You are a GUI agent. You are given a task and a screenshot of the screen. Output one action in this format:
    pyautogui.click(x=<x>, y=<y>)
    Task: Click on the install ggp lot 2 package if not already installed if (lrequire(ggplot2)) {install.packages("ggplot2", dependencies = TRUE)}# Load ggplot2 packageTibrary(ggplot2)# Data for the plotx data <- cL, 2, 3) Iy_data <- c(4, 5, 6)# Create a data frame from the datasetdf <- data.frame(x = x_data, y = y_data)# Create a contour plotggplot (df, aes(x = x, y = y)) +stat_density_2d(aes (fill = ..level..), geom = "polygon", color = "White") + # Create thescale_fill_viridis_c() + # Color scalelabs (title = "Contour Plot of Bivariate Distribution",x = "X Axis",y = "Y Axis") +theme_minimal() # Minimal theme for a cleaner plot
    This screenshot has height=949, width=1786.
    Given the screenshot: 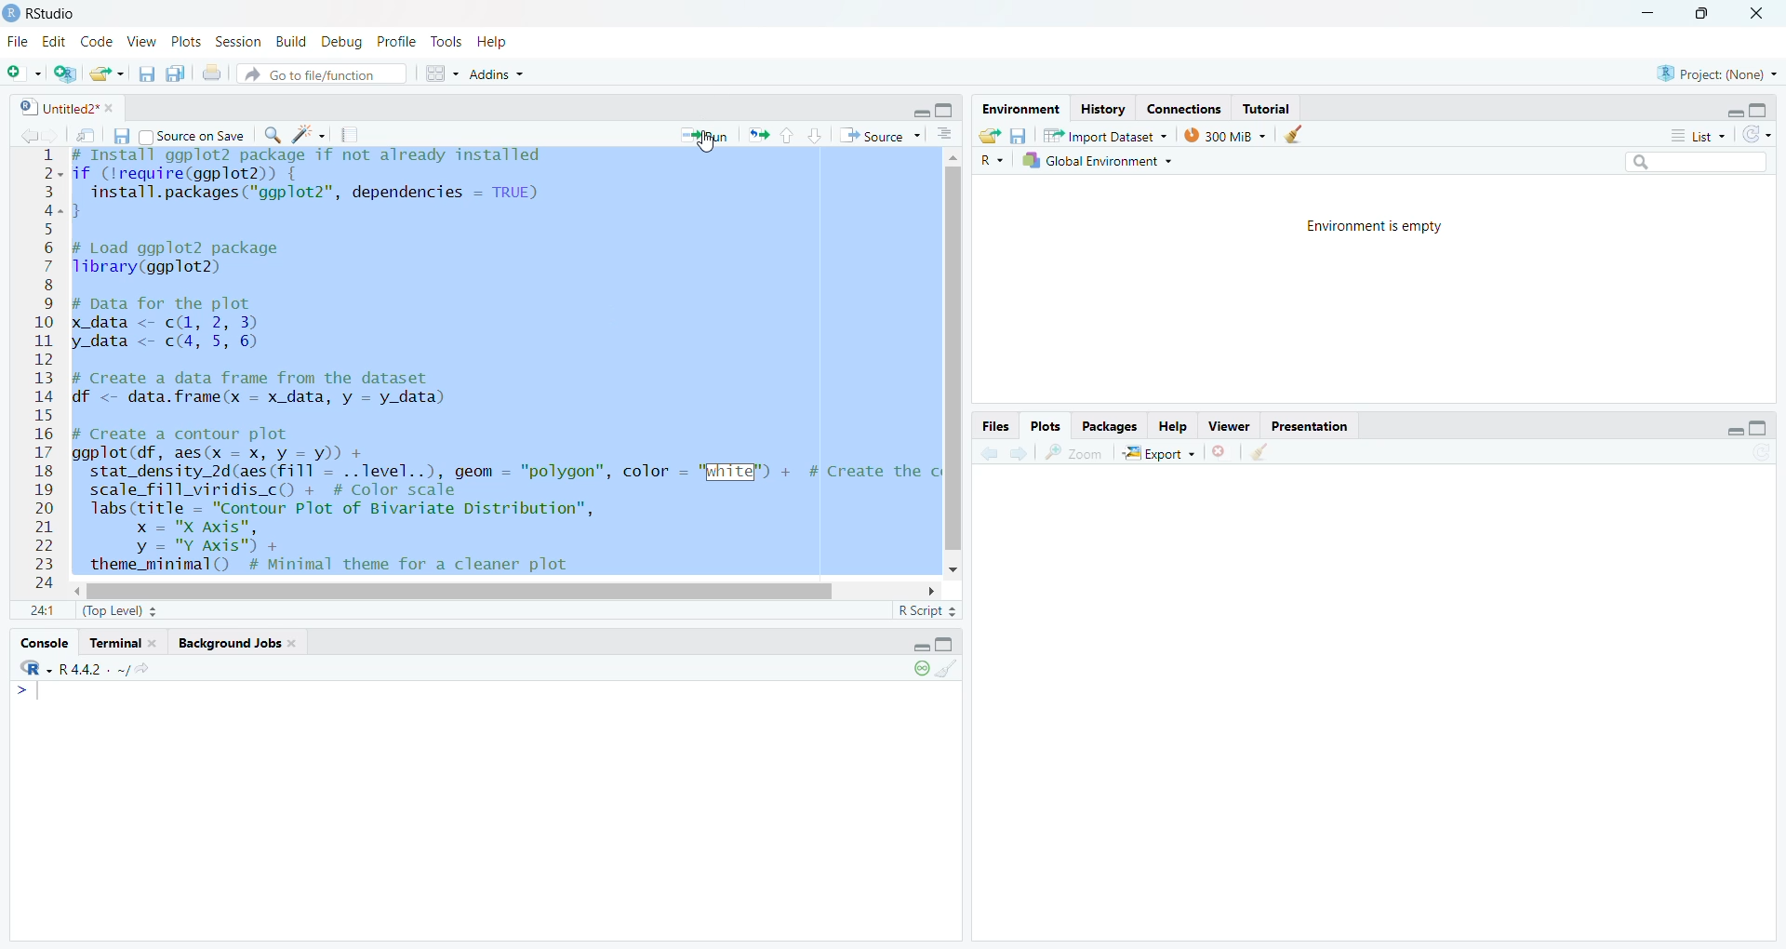 What is the action you would take?
    pyautogui.click(x=499, y=363)
    